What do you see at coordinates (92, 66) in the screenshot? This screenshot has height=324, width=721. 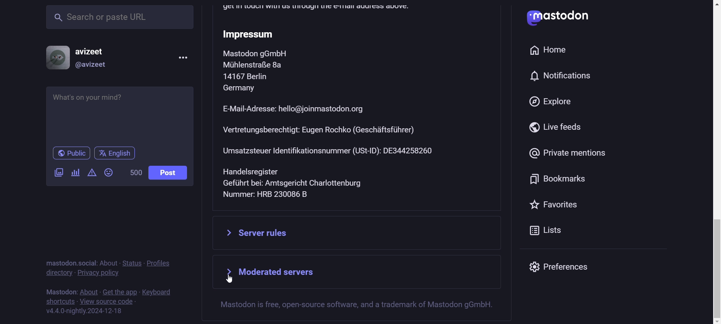 I see `@username` at bounding box center [92, 66].